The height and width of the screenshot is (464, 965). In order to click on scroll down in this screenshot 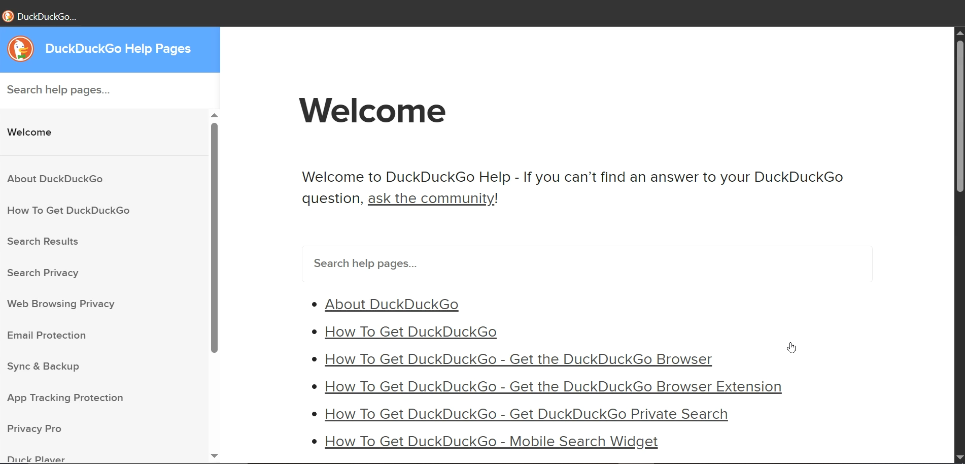, I will do `click(215, 455)`.